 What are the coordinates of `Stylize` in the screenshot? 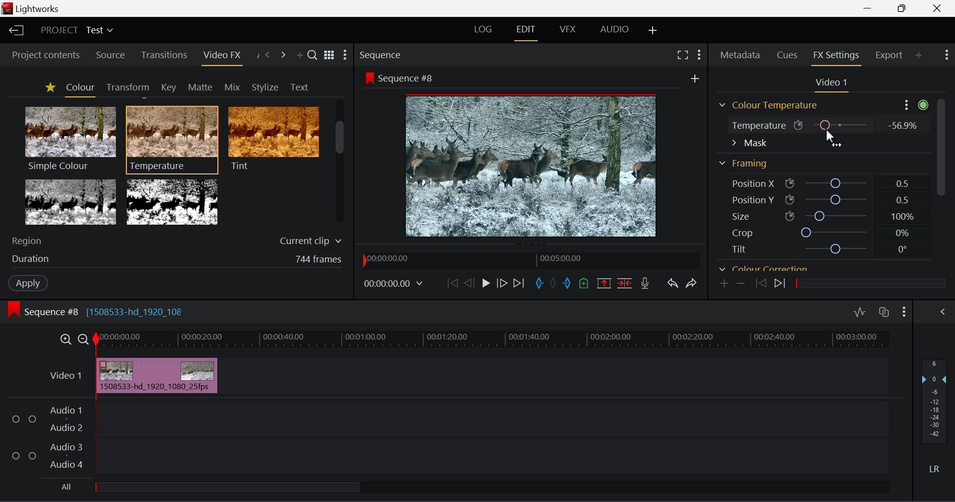 It's located at (265, 86).